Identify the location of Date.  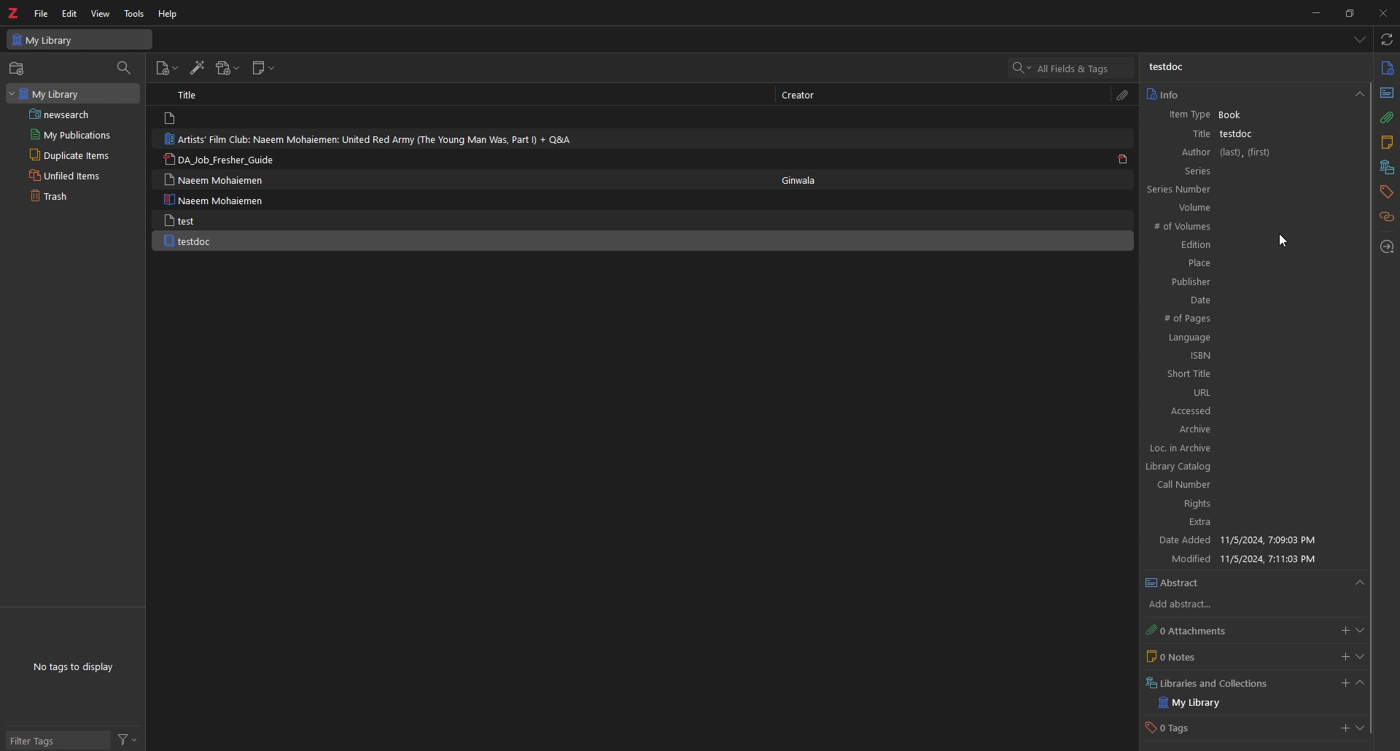
(1258, 301).